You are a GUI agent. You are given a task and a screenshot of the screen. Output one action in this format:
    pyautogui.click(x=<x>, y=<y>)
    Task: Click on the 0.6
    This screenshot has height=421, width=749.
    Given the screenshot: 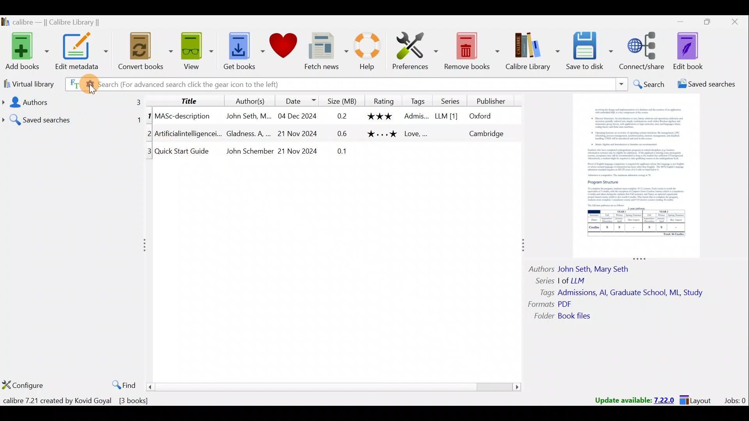 What is the action you would take?
    pyautogui.click(x=344, y=135)
    